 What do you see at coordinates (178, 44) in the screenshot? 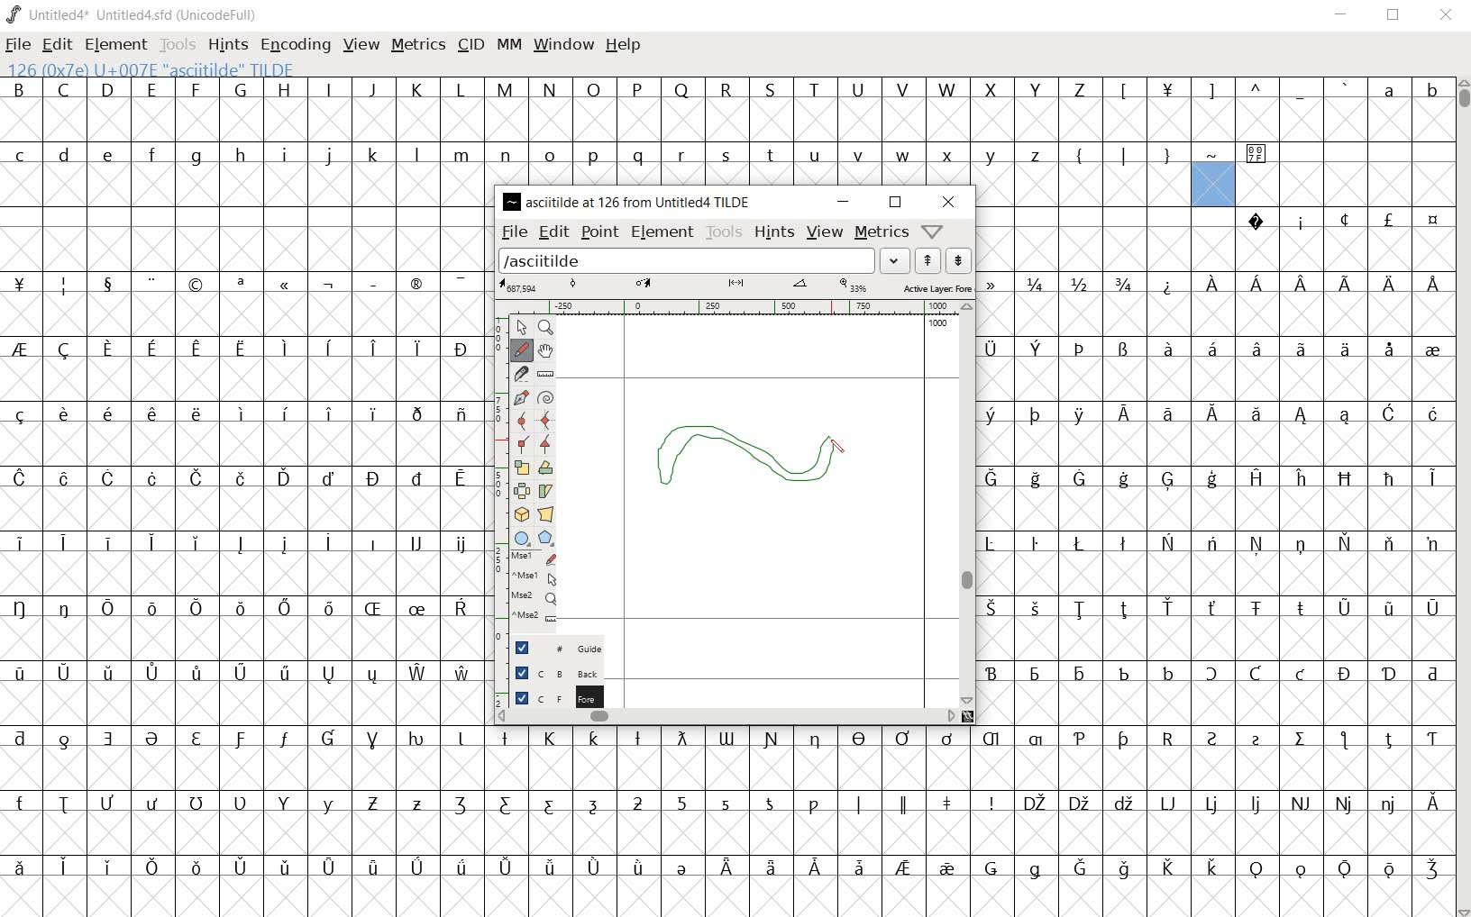
I see `TOOLS` at bounding box center [178, 44].